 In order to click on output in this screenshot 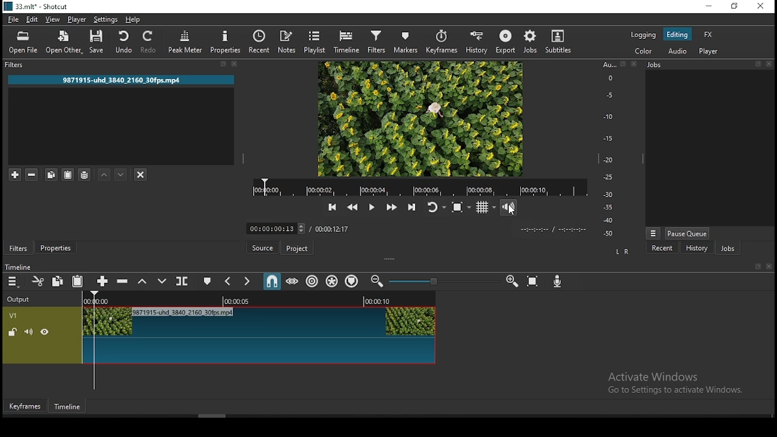, I will do `click(20, 300)`.